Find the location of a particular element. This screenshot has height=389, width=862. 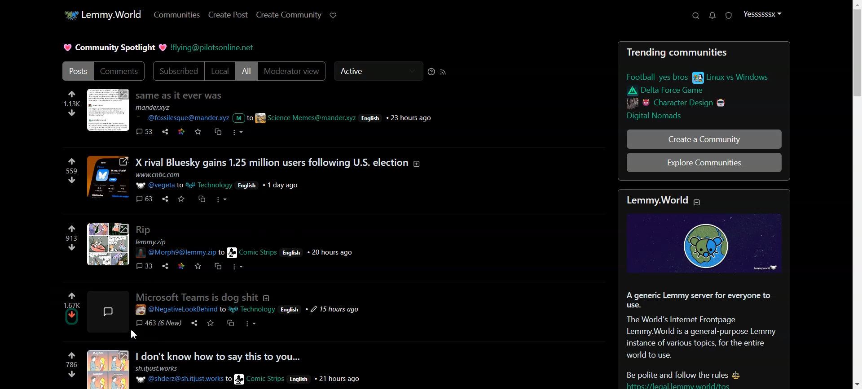

more is located at coordinates (237, 133).